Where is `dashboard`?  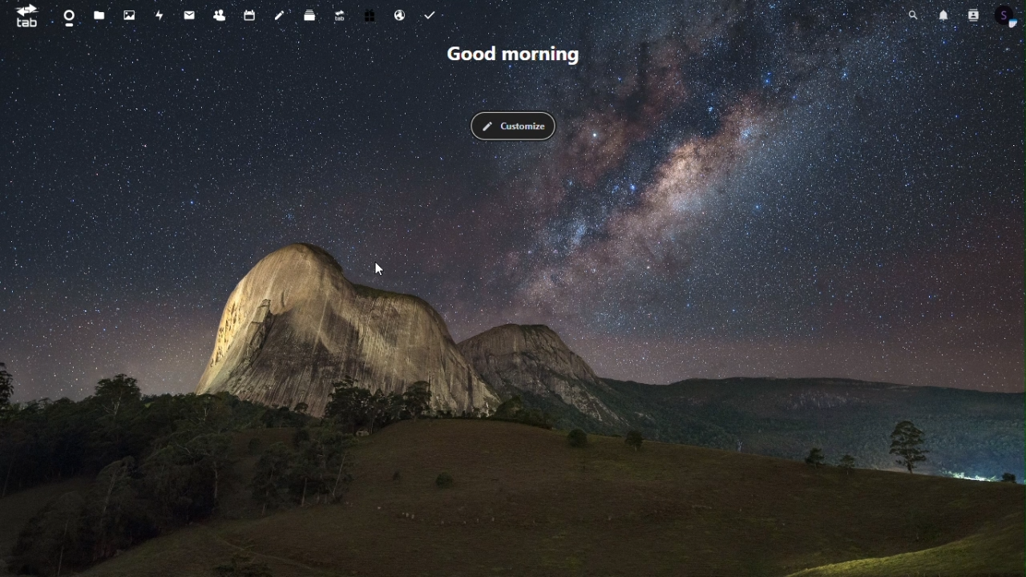 dashboard is located at coordinates (68, 17).